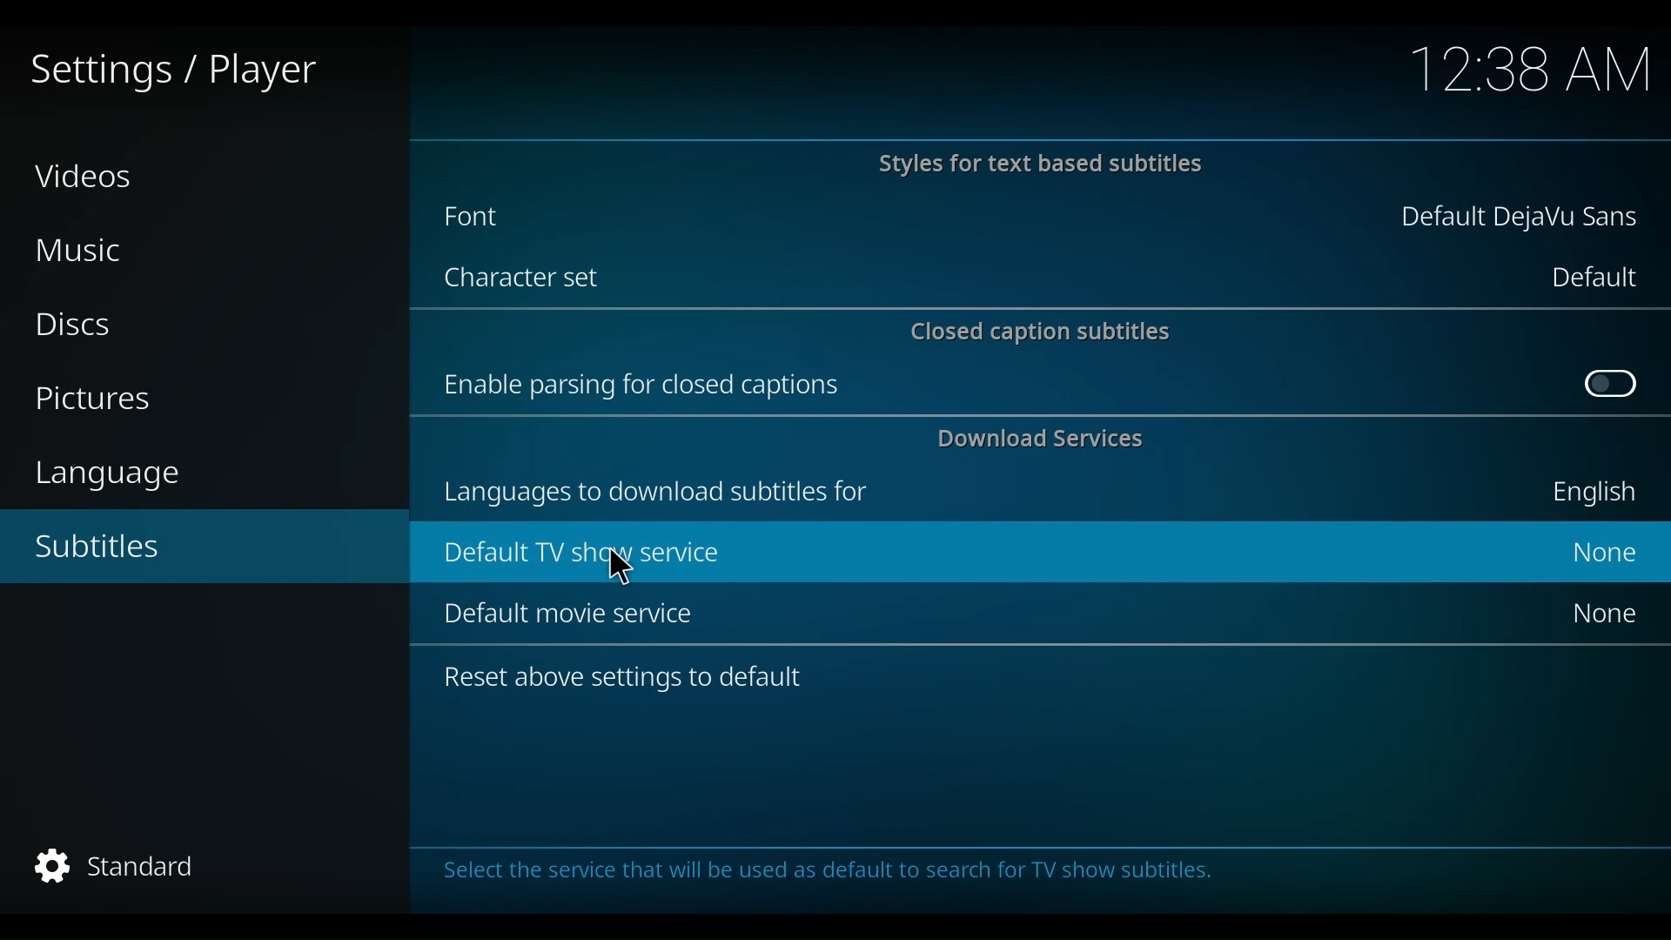  Describe the element at coordinates (629, 569) in the screenshot. I see `Cursor` at that location.